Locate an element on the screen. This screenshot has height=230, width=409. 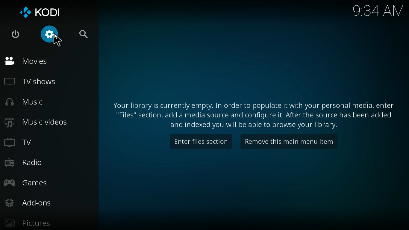
radio is located at coordinates (39, 160).